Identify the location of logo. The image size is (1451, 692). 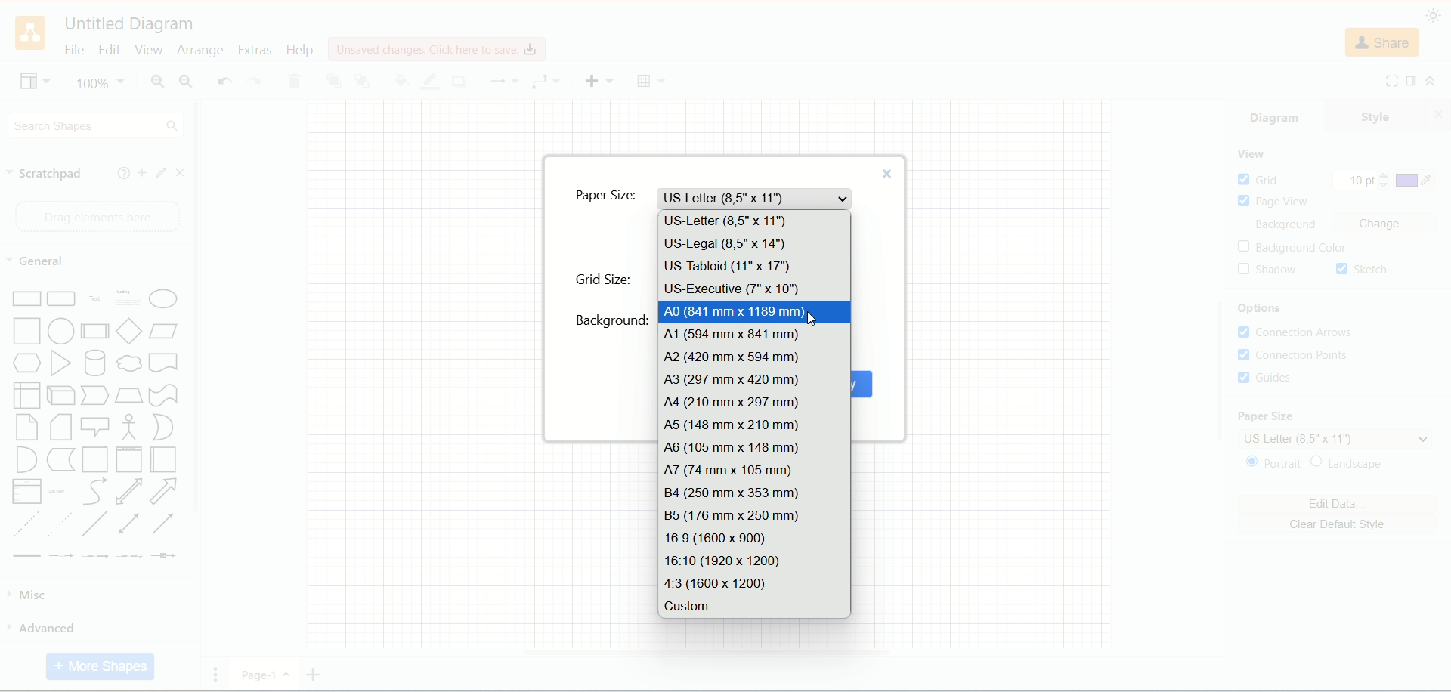
(30, 34).